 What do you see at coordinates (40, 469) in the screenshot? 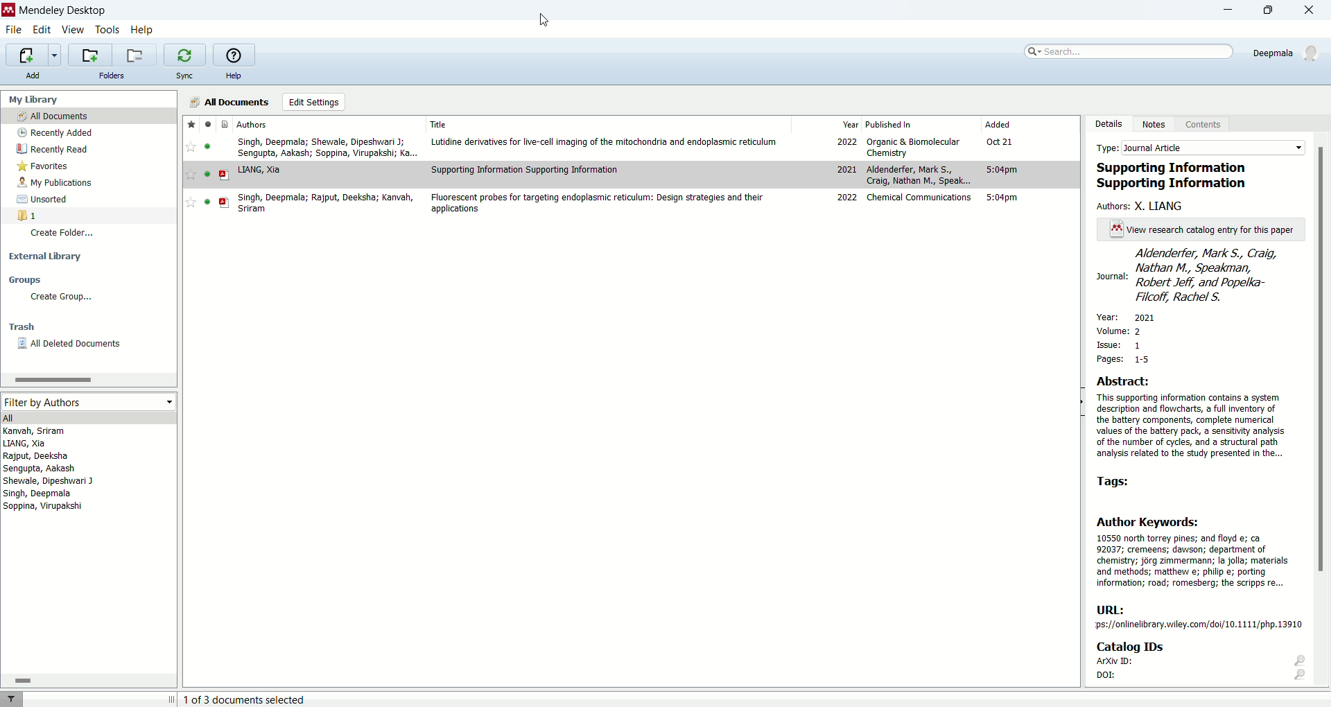
I see `sengupta, aakash` at bounding box center [40, 469].